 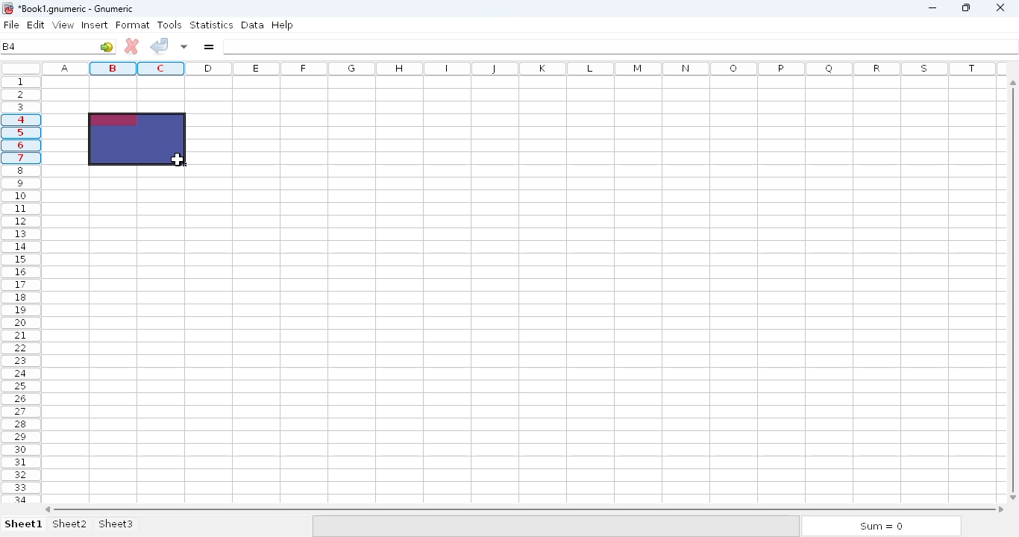 I want to click on format, so click(x=133, y=25).